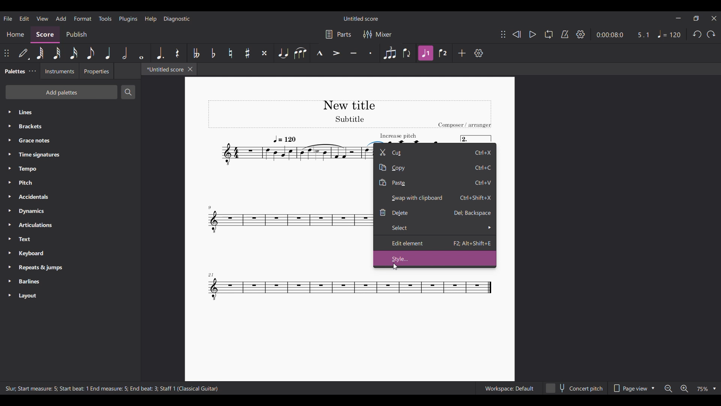  Describe the element at coordinates (503, 34) in the screenshot. I see `Change position` at that location.